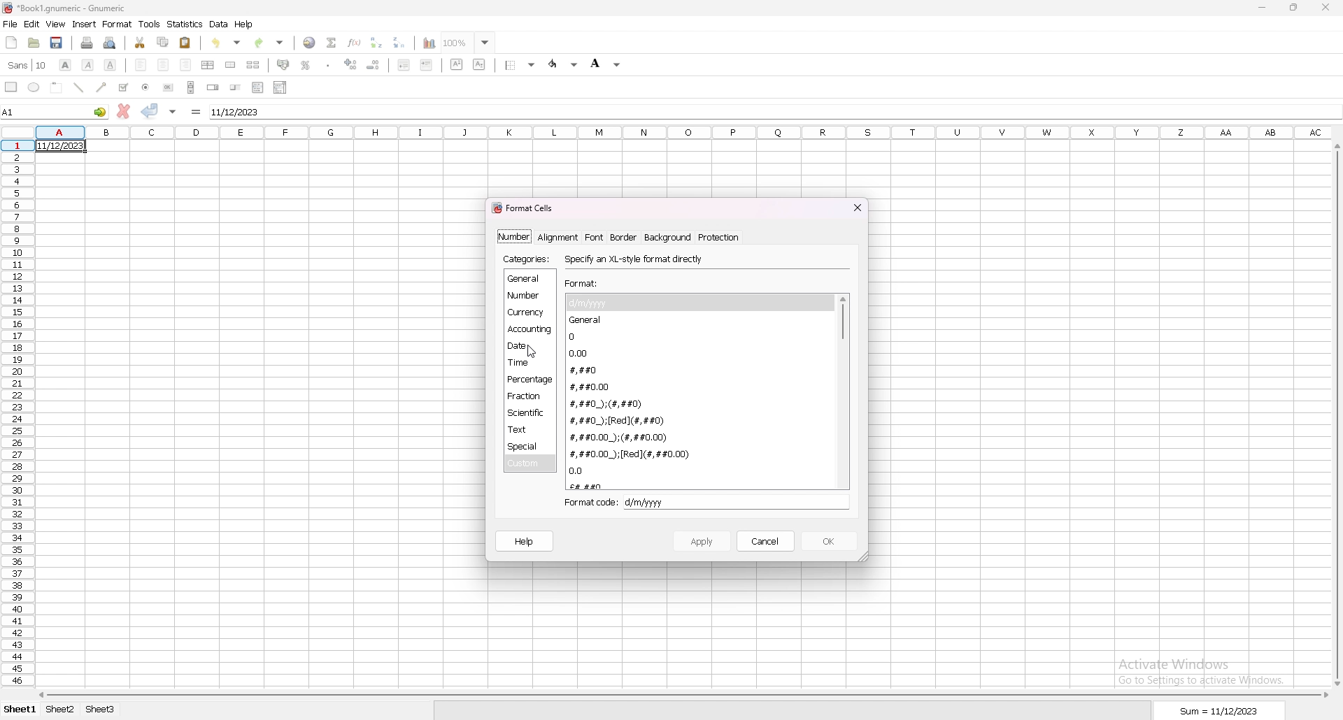 Image resolution: width=1343 pixels, height=720 pixels. I want to click on close, so click(1327, 8).